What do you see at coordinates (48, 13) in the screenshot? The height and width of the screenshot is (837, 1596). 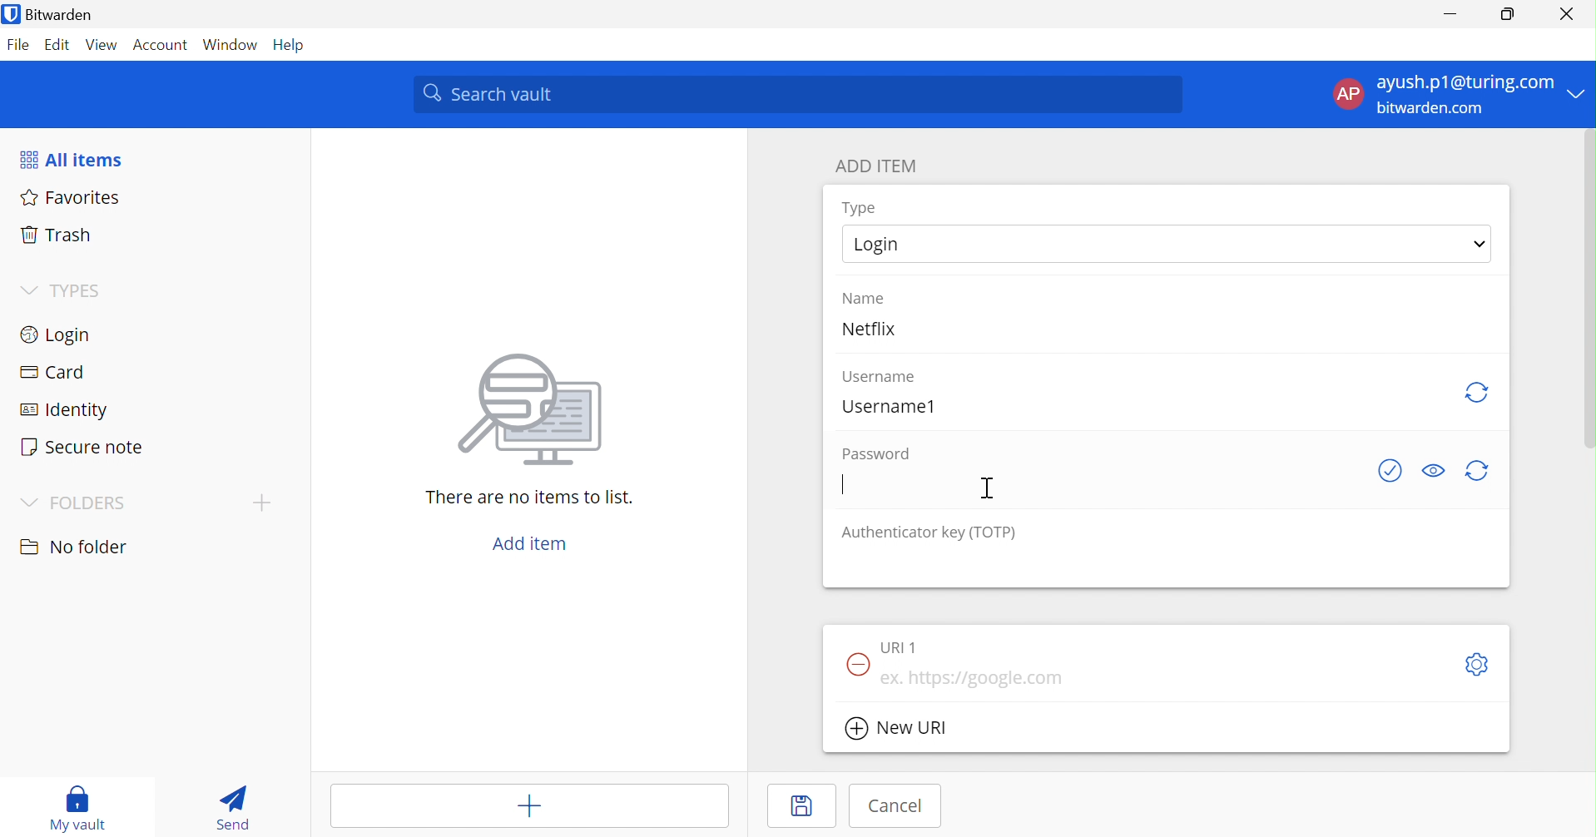 I see `Bitwarden` at bounding box center [48, 13].